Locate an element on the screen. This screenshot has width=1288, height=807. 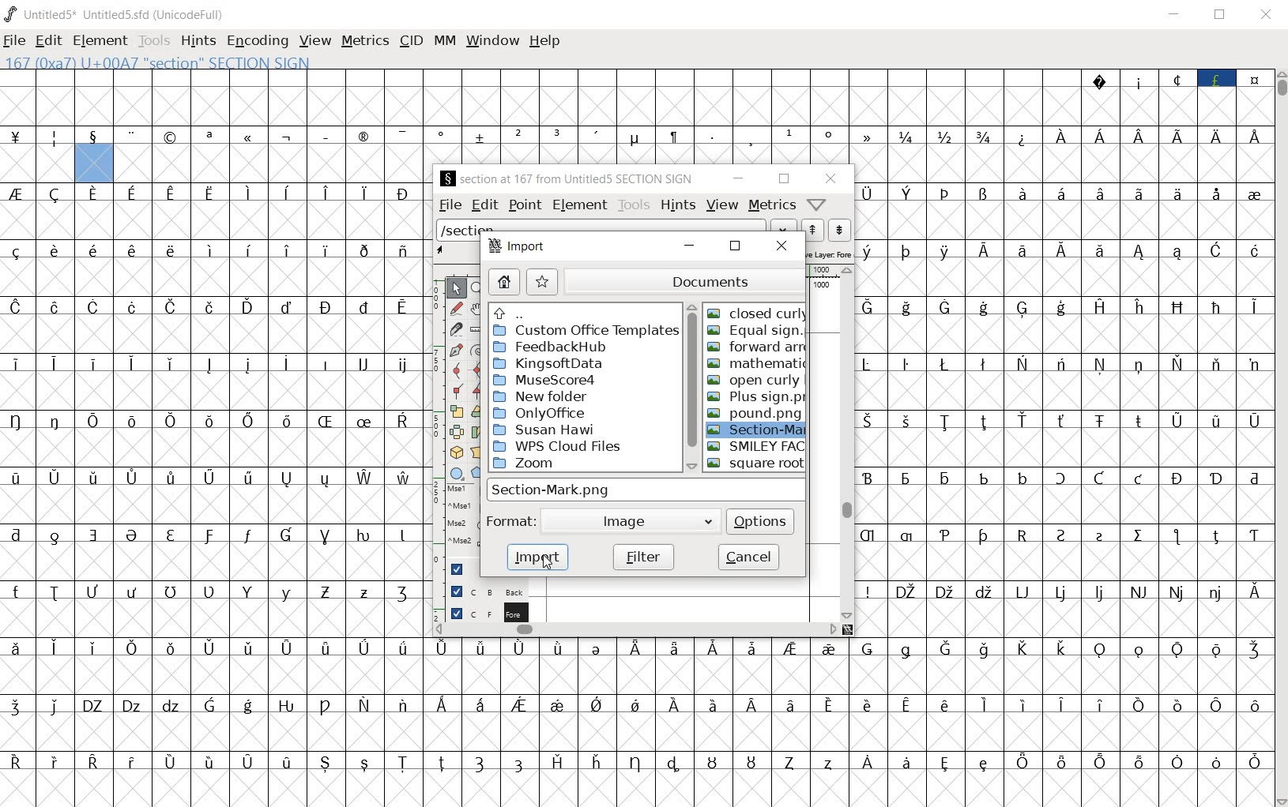
POUND.PNG is located at coordinates (755, 413).